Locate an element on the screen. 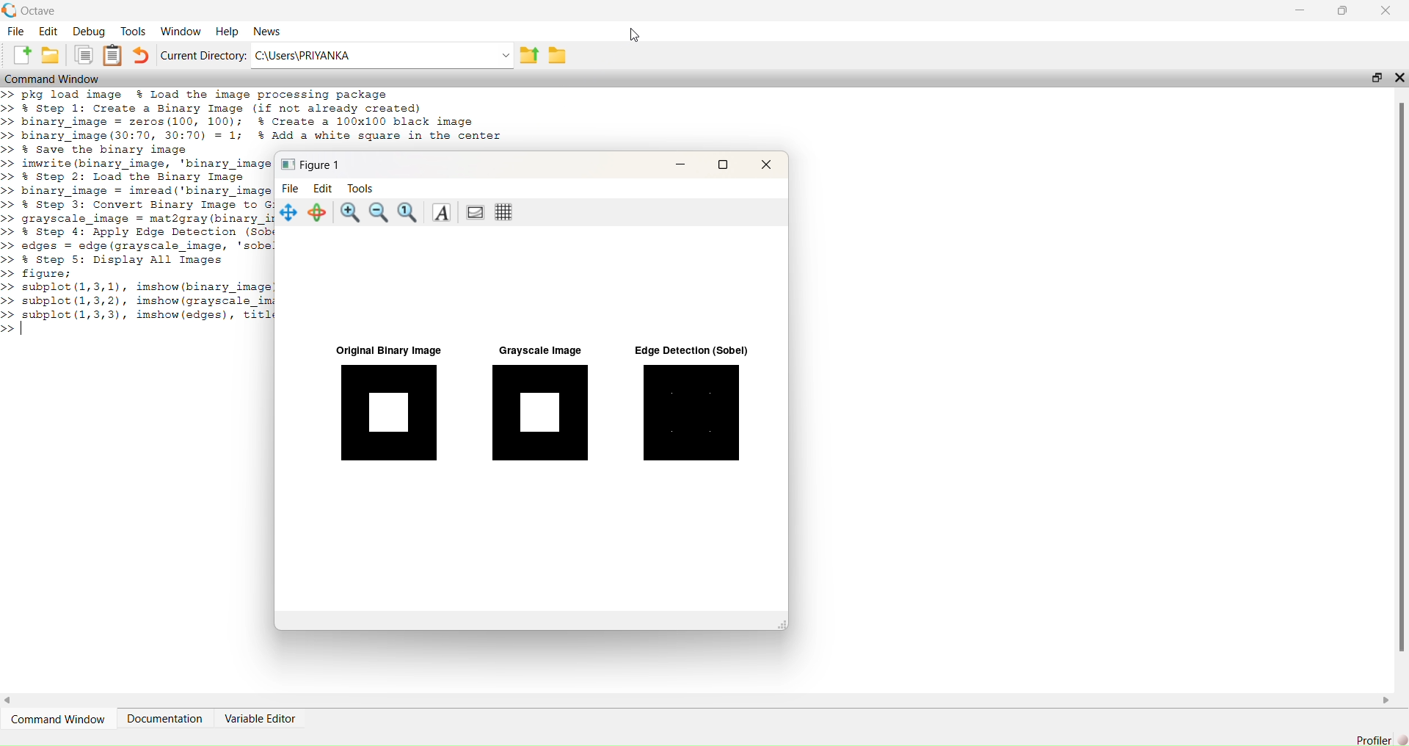 Image resolution: width=1409 pixels, height=746 pixels. imwrite (binary image, 'binary image
% Step 2: Load the Binary Image
binary image = imread('binary image is located at coordinates (145, 177).